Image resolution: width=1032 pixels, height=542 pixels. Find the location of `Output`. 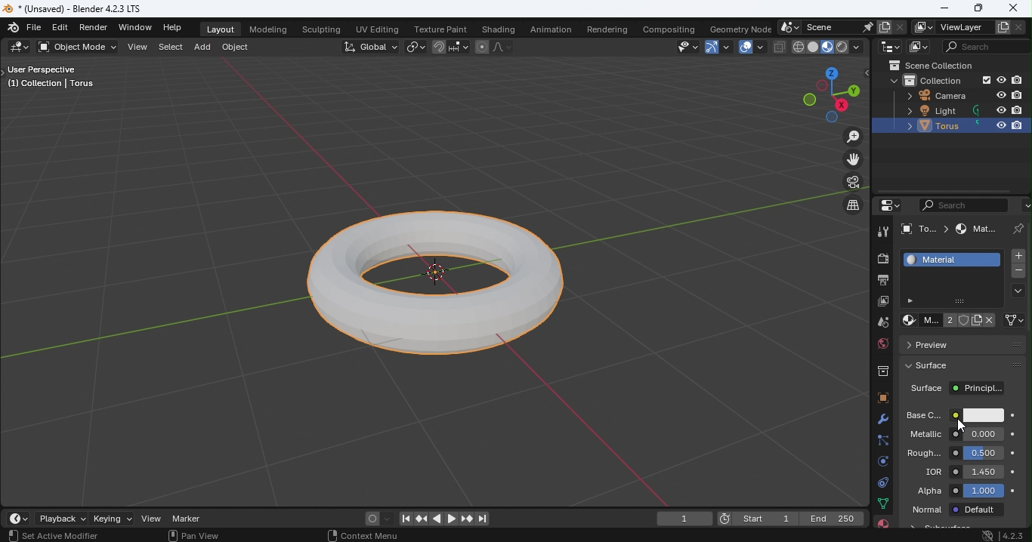

Output is located at coordinates (882, 279).